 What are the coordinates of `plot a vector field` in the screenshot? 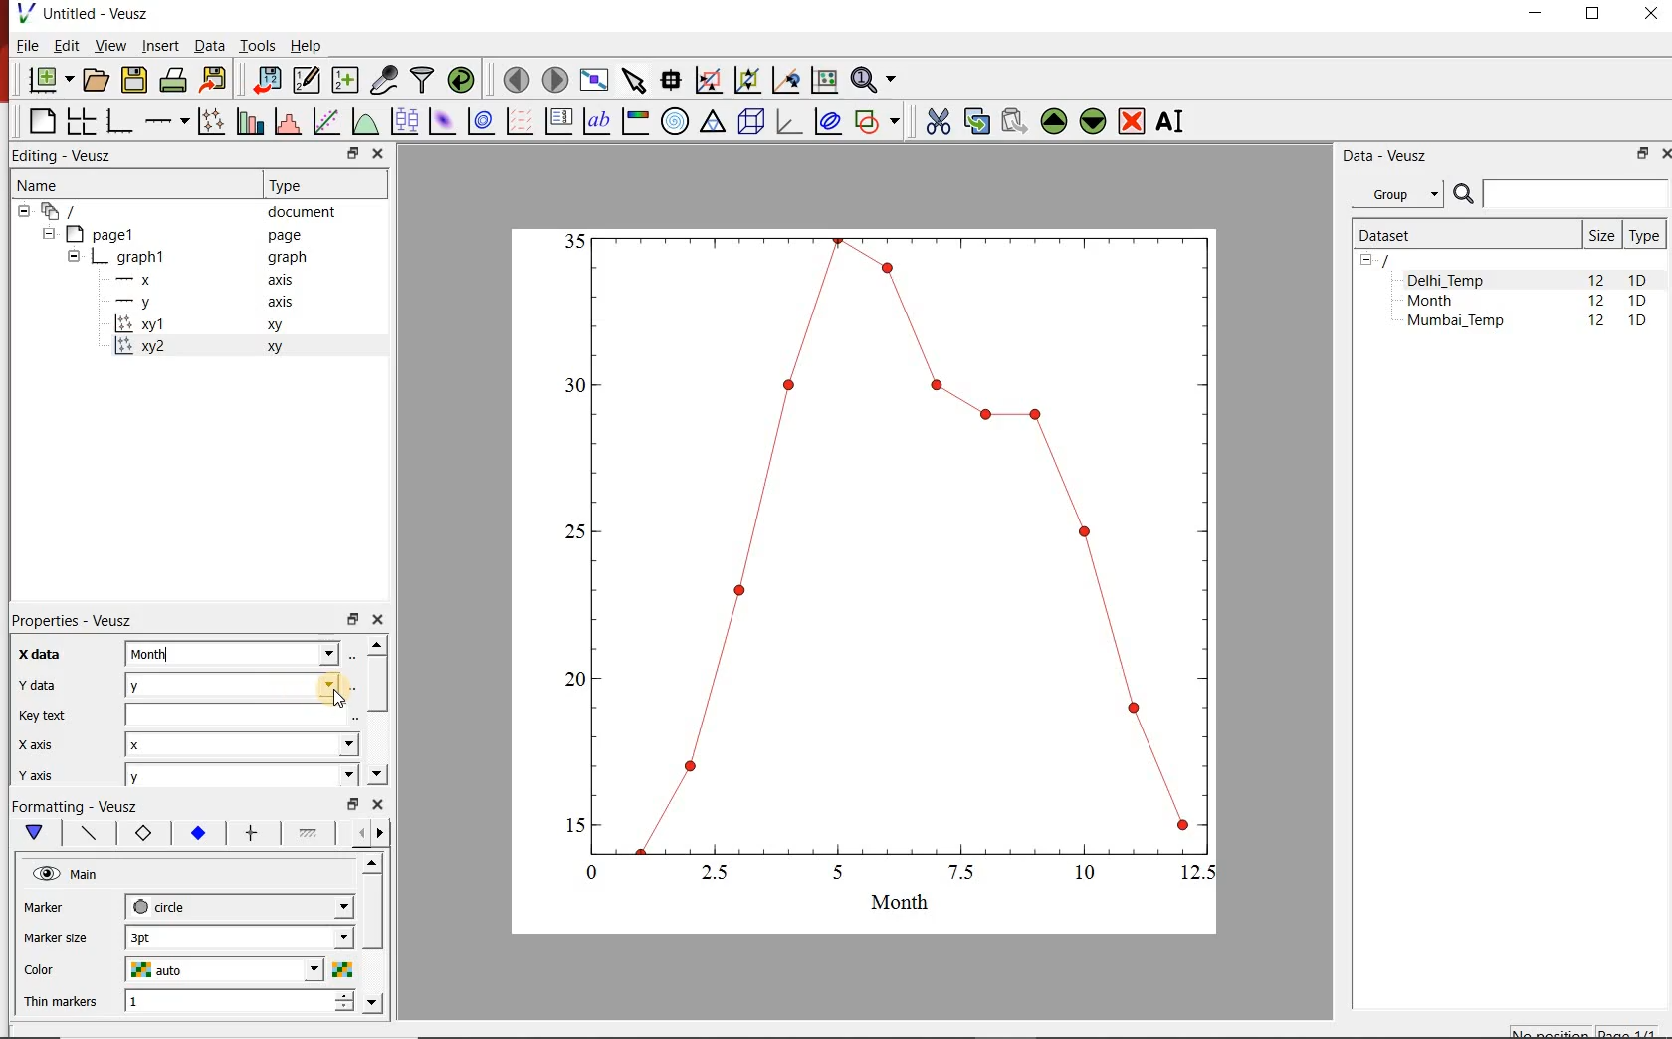 It's located at (519, 122).